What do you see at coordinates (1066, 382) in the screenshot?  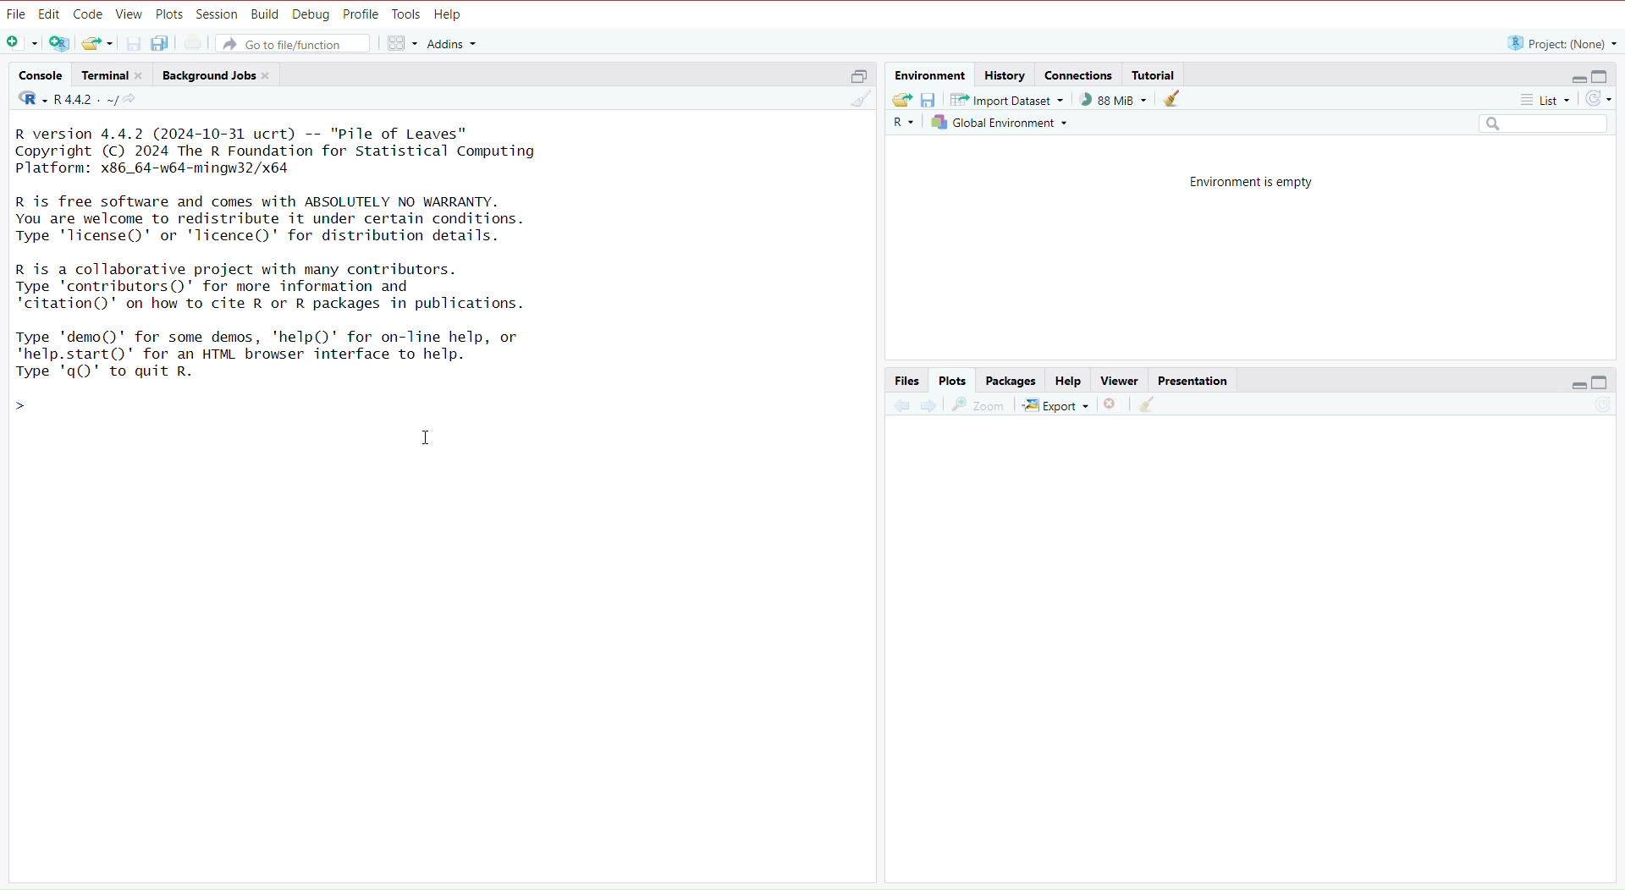 I see `help` at bounding box center [1066, 382].